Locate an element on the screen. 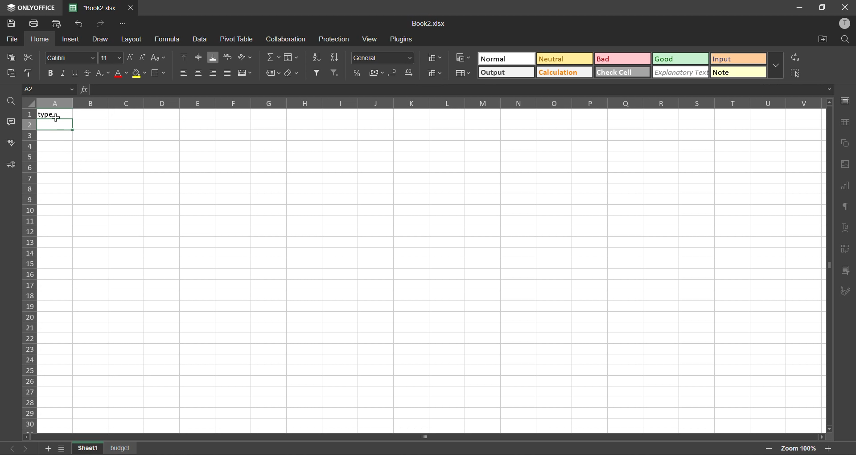 Image resolution: width=856 pixels, height=455 pixels. check all is located at coordinates (623, 72).